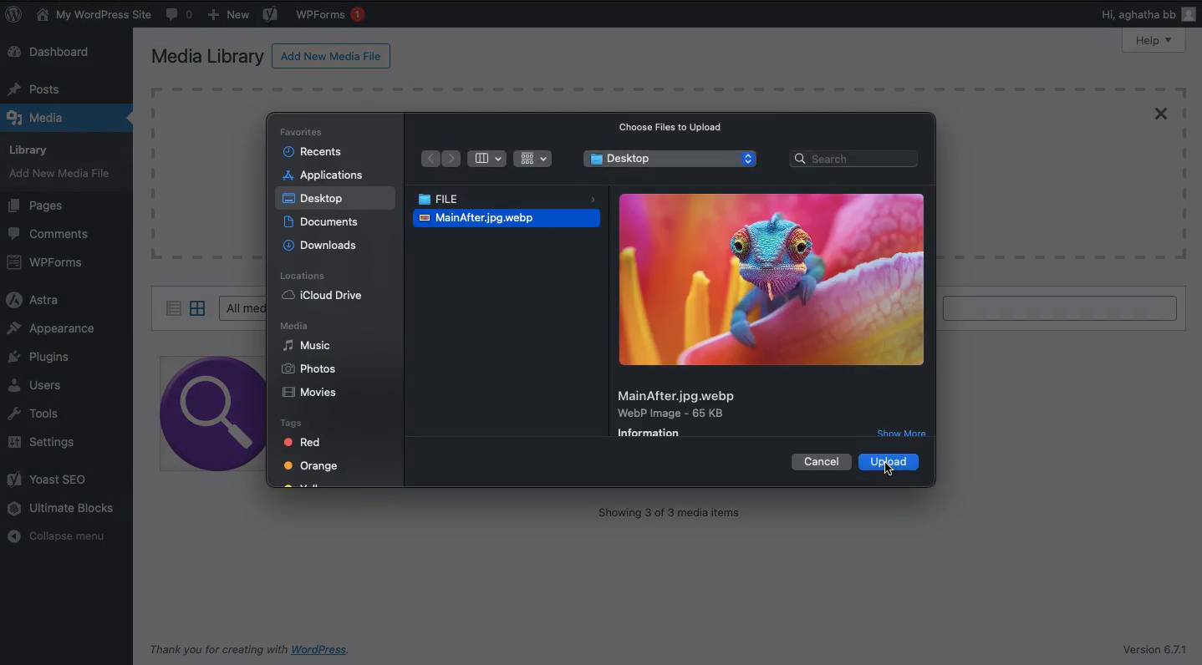  Describe the element at coordinates (94, 16) in the screenshot. I see `My WordPress Site` at that location.